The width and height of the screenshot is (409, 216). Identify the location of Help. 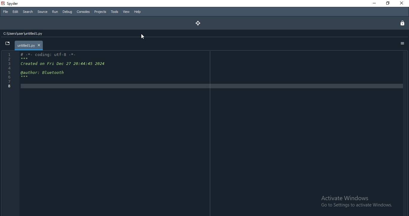
(137, 12).